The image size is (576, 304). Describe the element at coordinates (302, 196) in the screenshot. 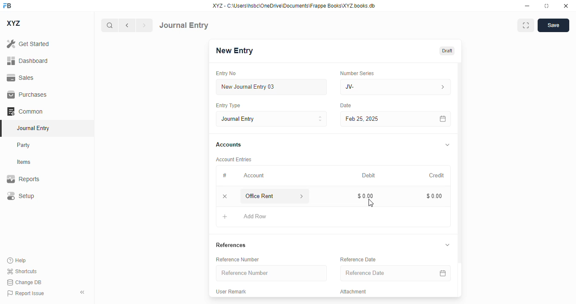

I see `account information` at that location.